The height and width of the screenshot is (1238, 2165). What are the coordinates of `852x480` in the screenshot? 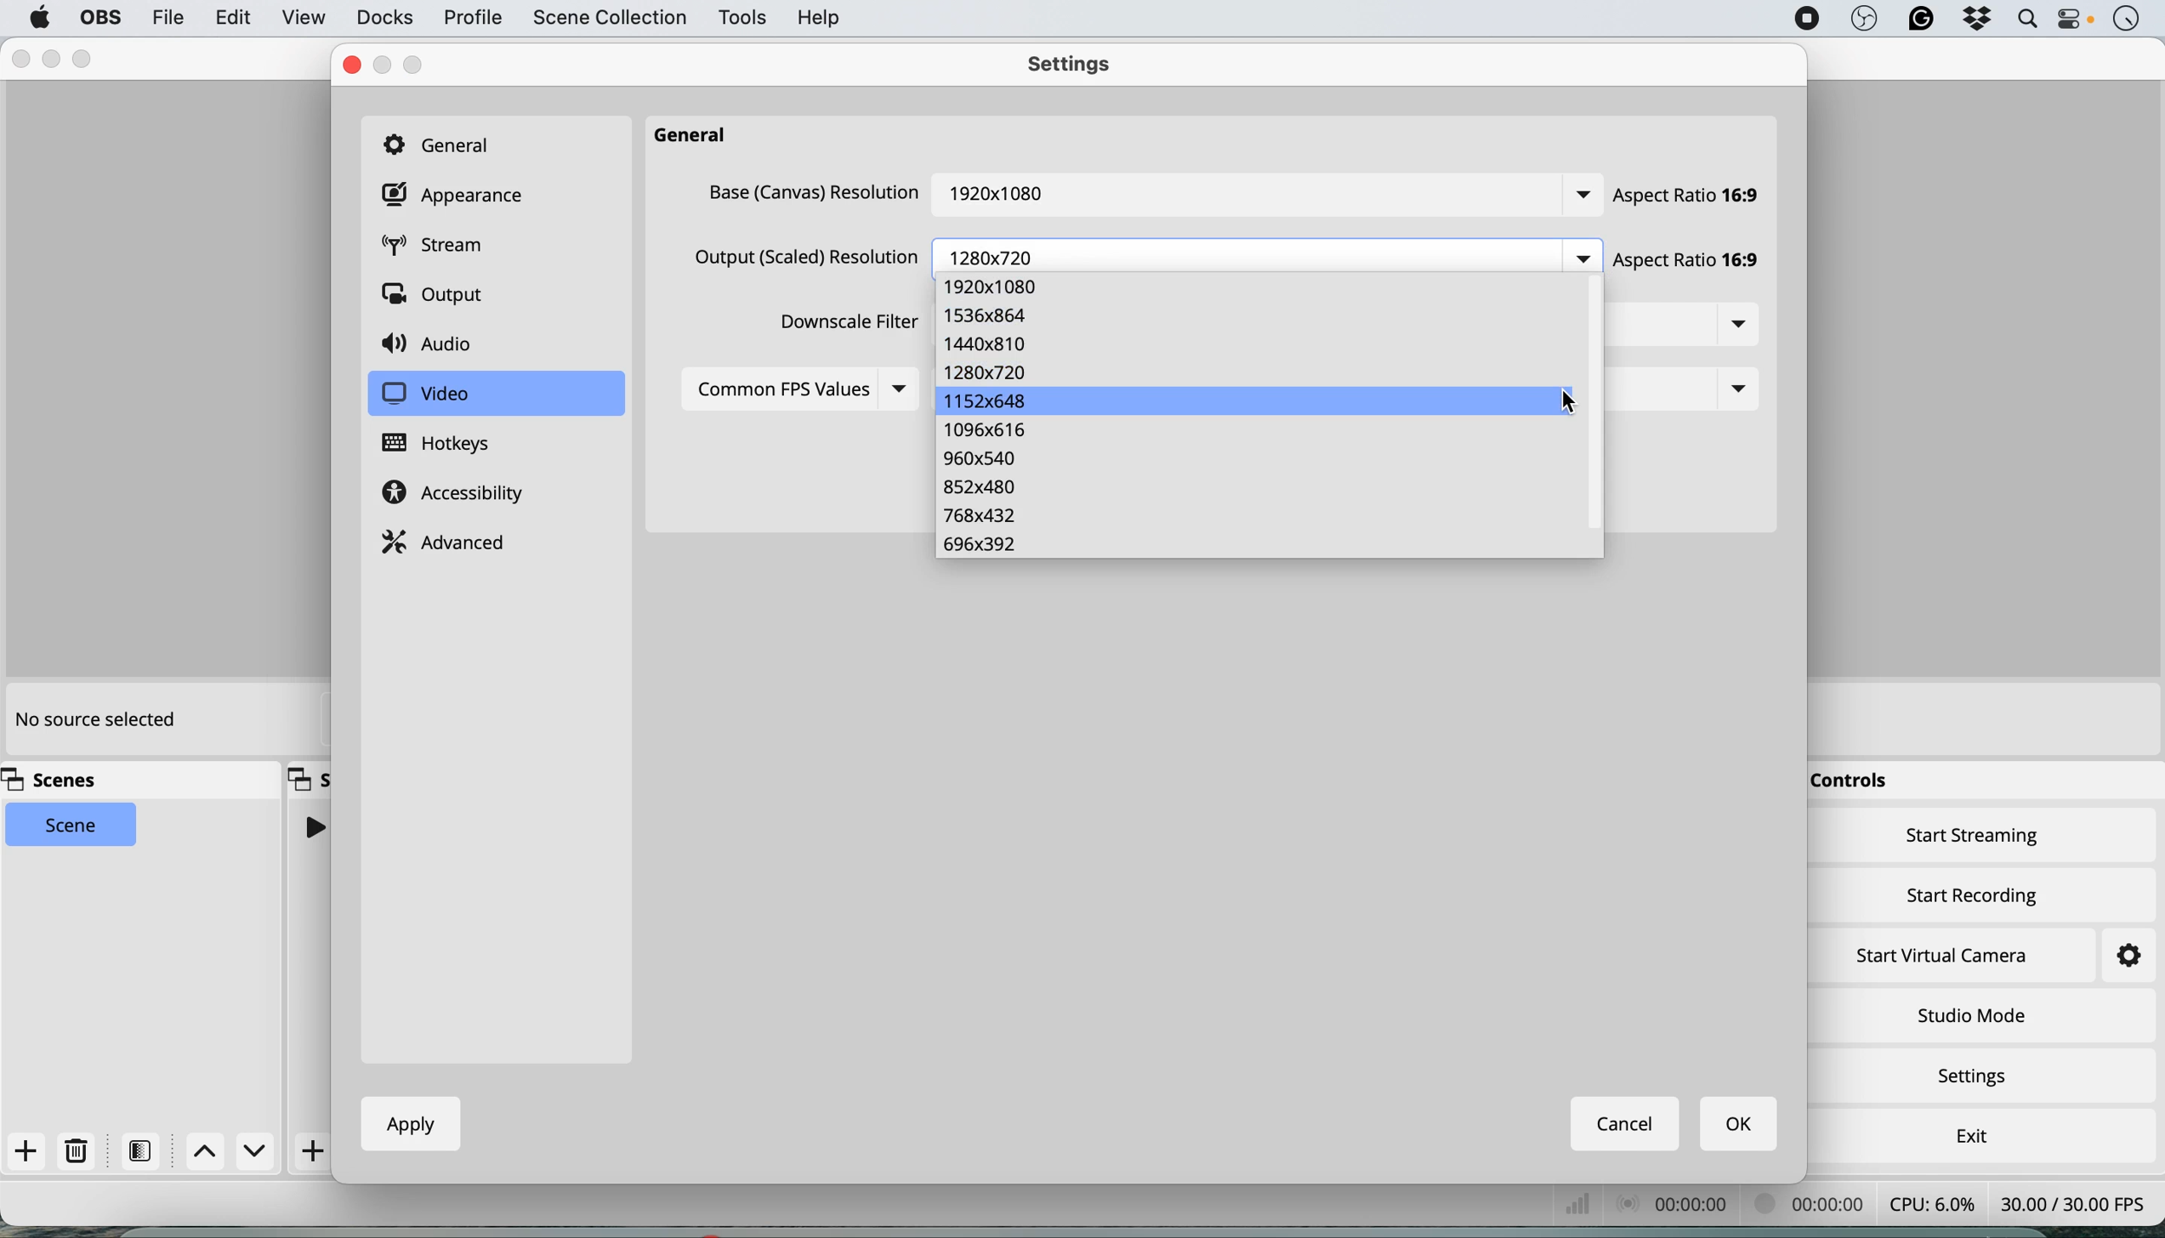 It's located at (977, 488).